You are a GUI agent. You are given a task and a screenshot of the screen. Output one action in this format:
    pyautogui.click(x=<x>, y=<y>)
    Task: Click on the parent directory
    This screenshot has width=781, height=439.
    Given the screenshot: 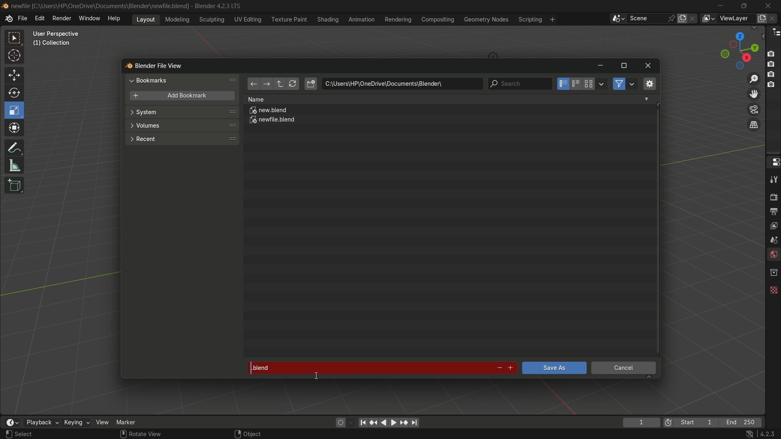 What is the action you would take?
    pyautogui.click(x=281, y=84)
    